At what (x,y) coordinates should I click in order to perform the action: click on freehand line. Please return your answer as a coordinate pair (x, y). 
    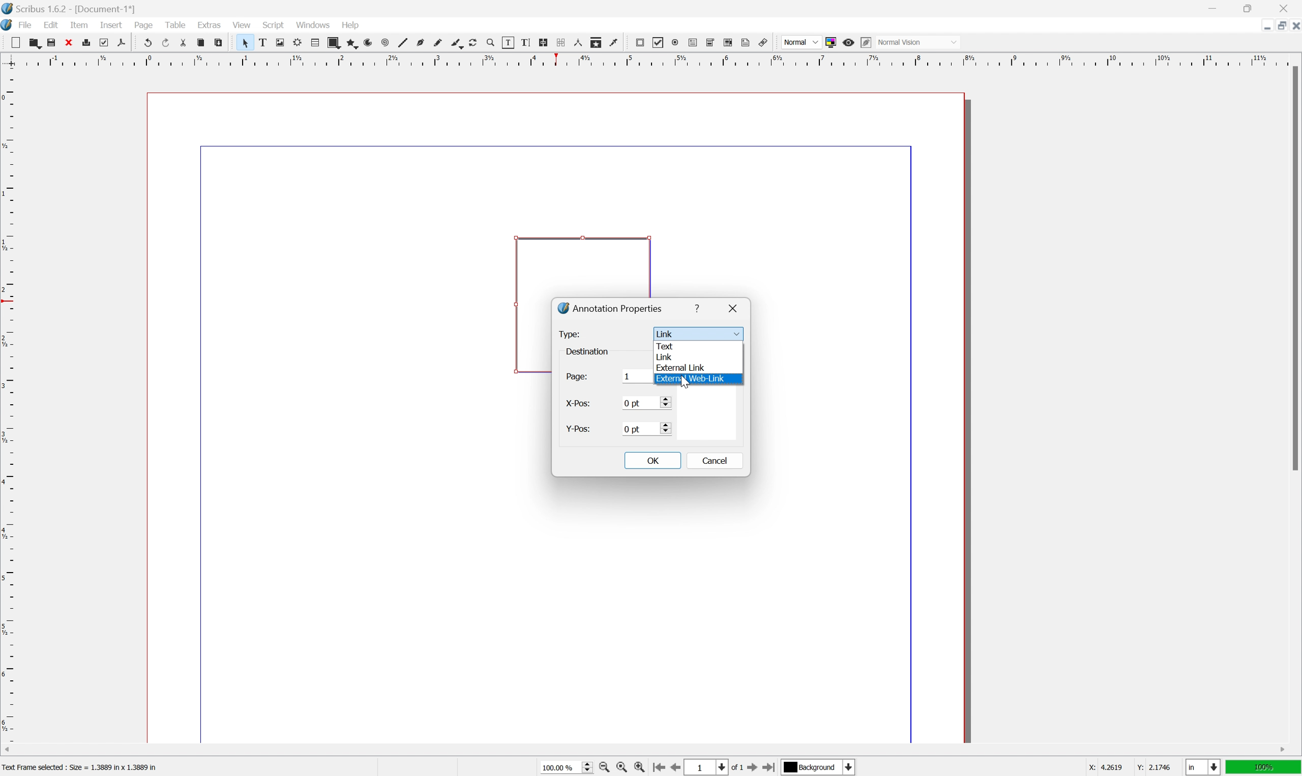
    Looking at the image, I should click on (438, 43).